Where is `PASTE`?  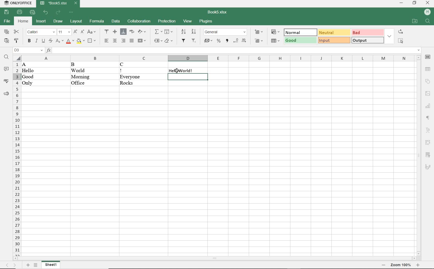 PASTE is located at coordinates (6, 40).